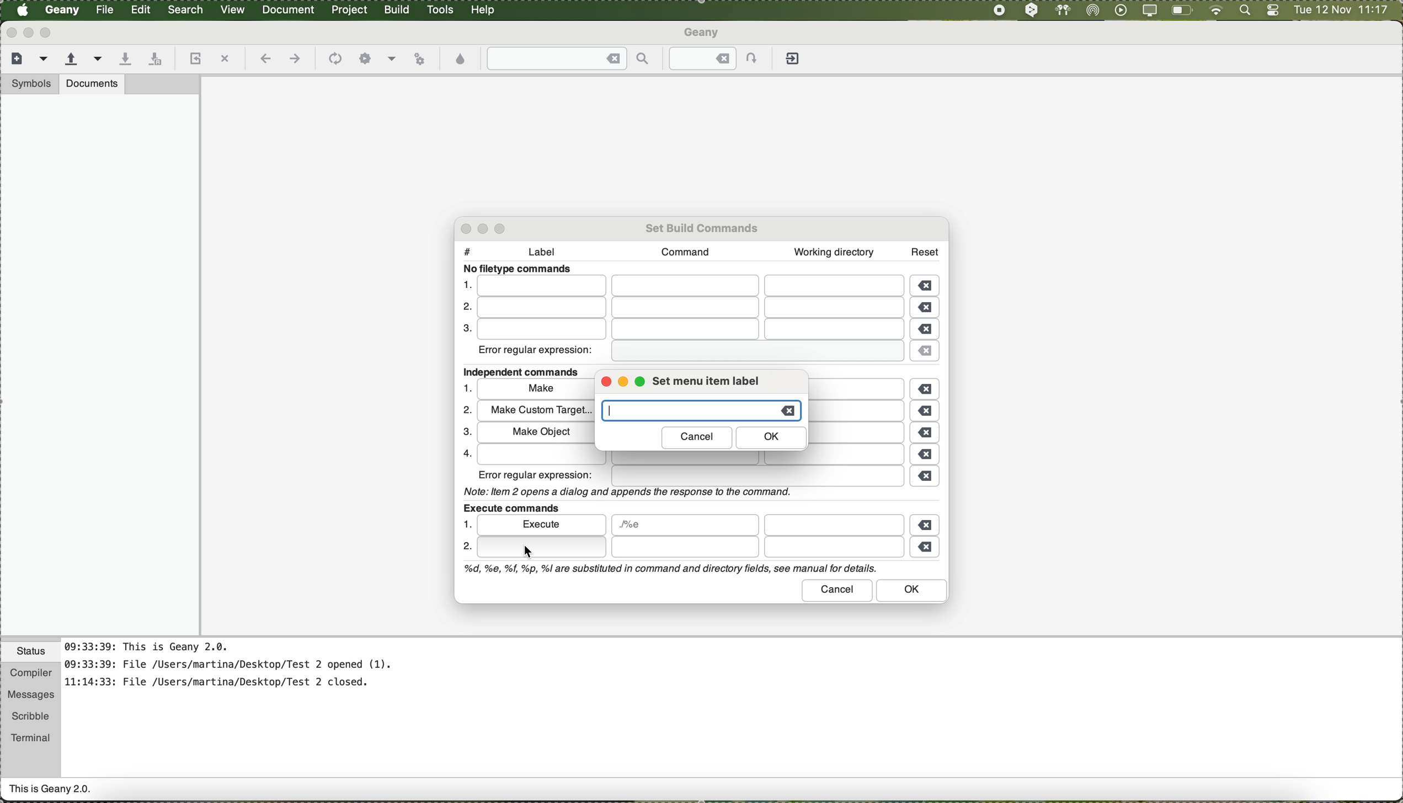 The image size is (1403, 803). I want to click on file, so click(691, 286).